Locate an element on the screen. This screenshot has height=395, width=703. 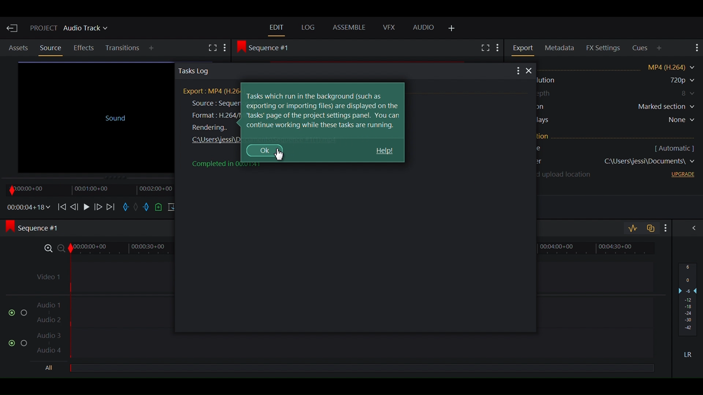
Region is located at coordinates (618, 108).